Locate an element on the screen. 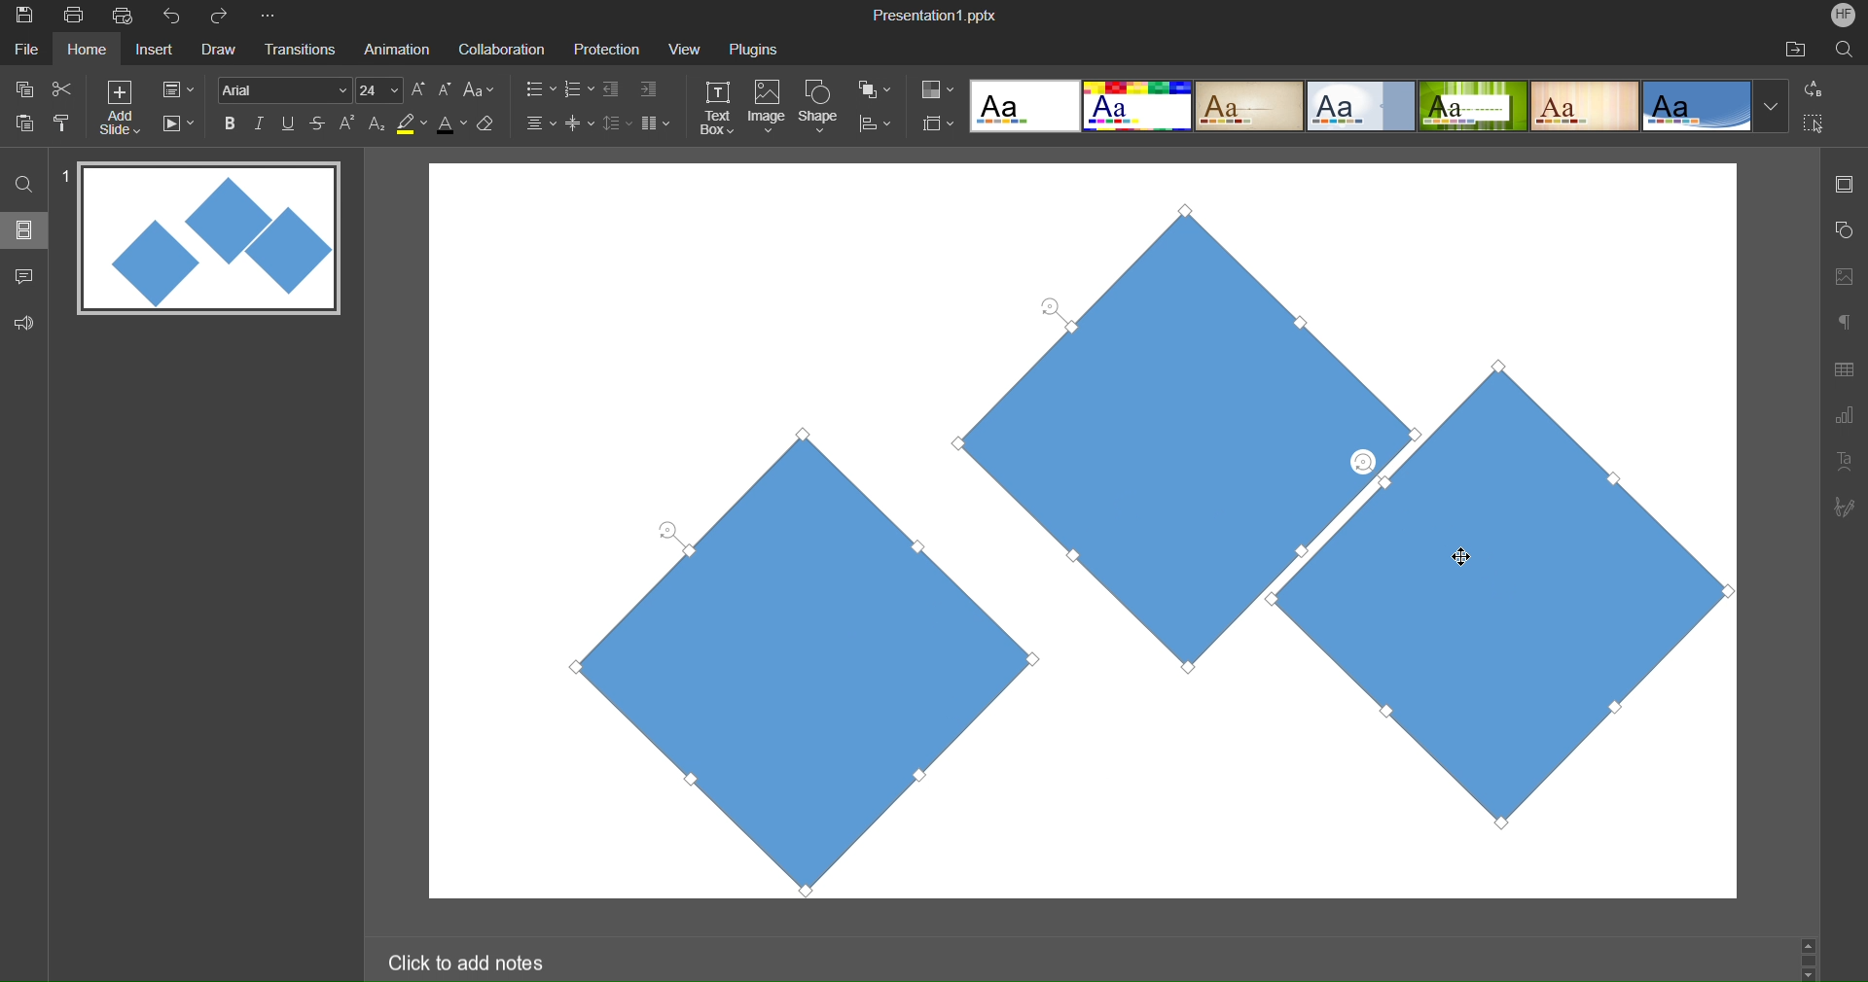  Account is located at coordinates (1844, 15).